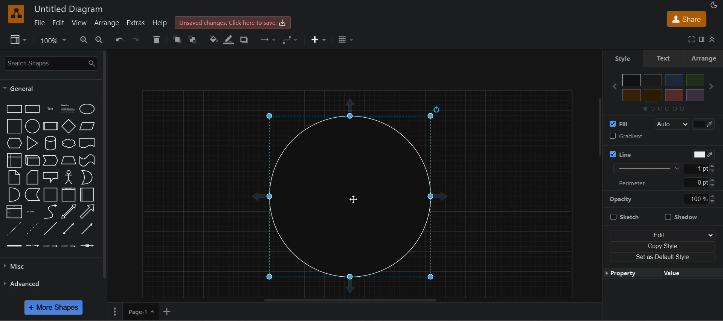  I want to click on text, so click(50, 109).